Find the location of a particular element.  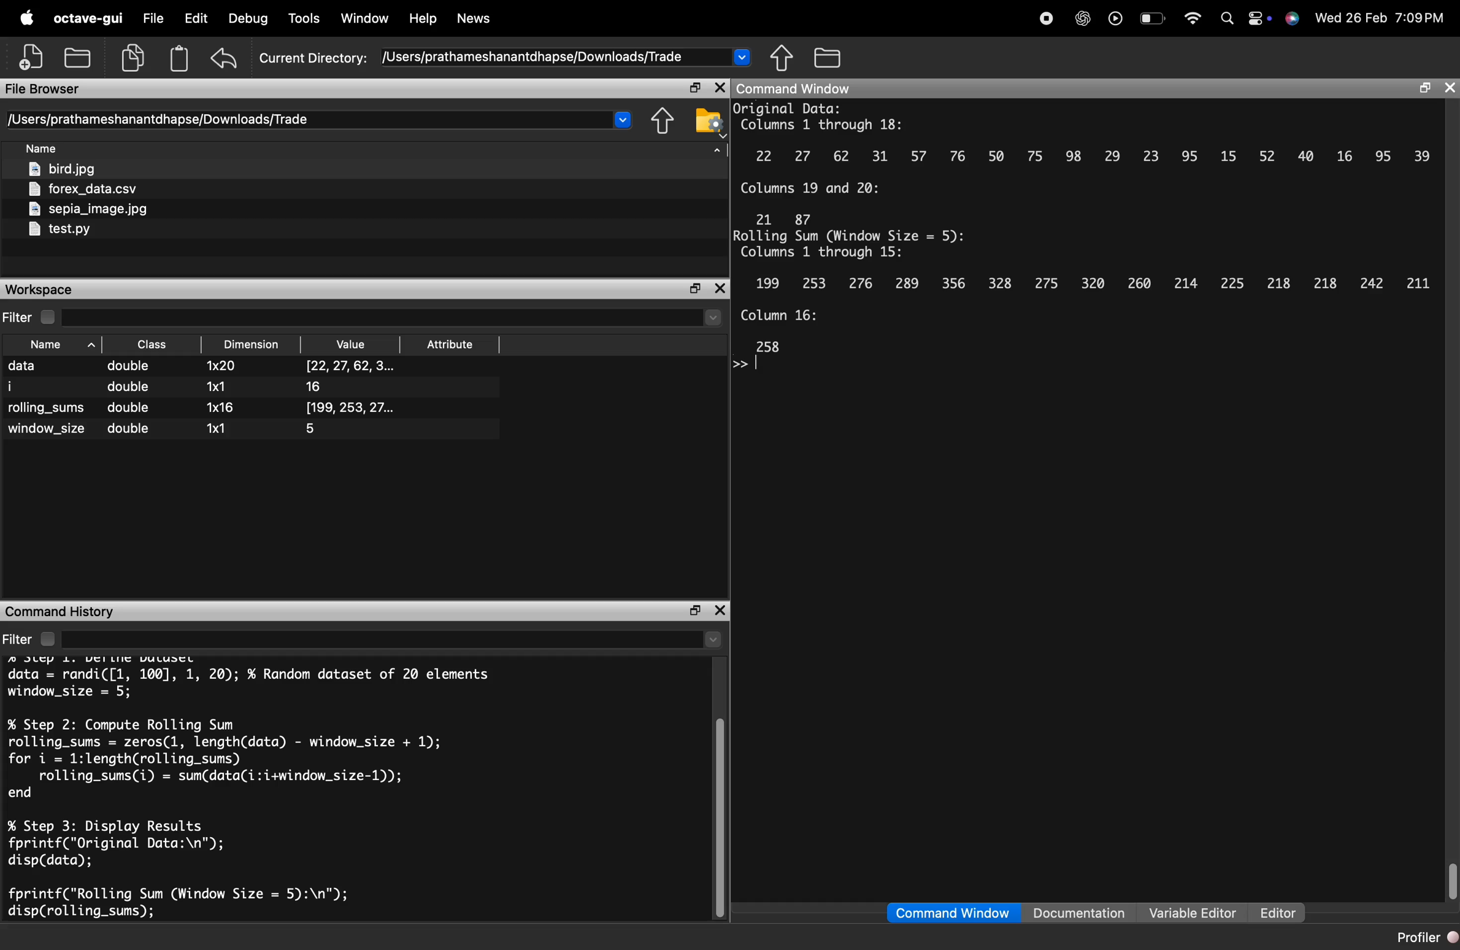

filter is located at coordinates (33, 638).